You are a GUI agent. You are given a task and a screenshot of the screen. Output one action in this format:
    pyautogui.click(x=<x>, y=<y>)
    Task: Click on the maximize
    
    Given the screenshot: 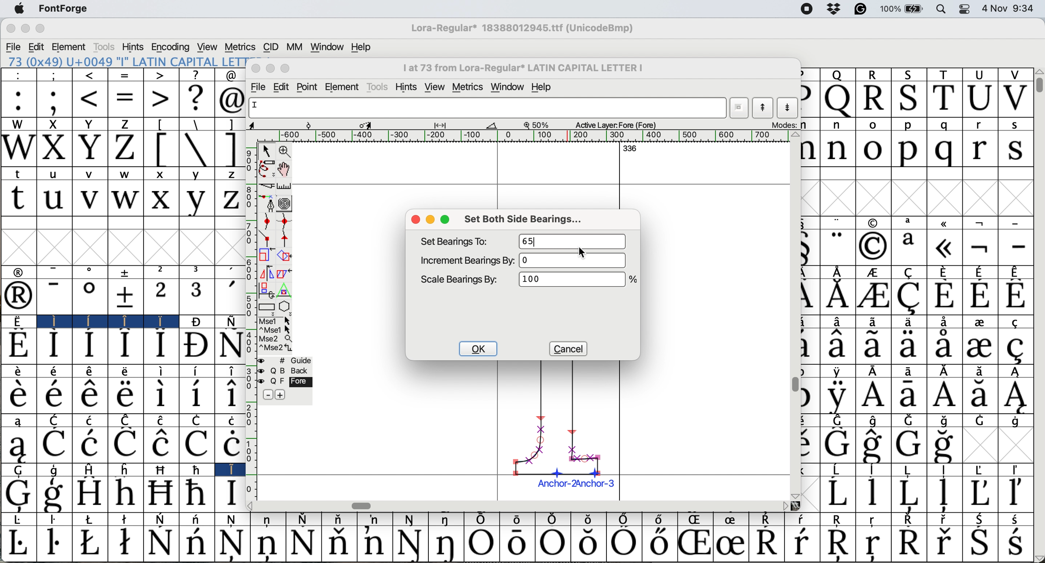 What is the action you would take?
    pyautogui.click(x=41, y=28)
    